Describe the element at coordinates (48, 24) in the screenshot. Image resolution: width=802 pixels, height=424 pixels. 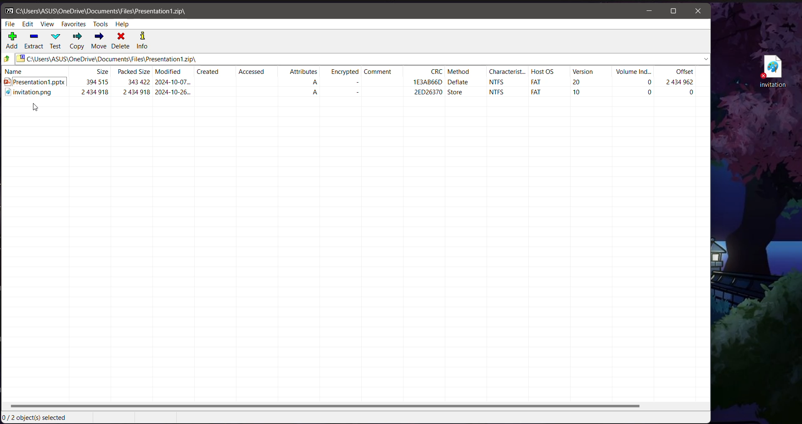
I see `View` at that location.